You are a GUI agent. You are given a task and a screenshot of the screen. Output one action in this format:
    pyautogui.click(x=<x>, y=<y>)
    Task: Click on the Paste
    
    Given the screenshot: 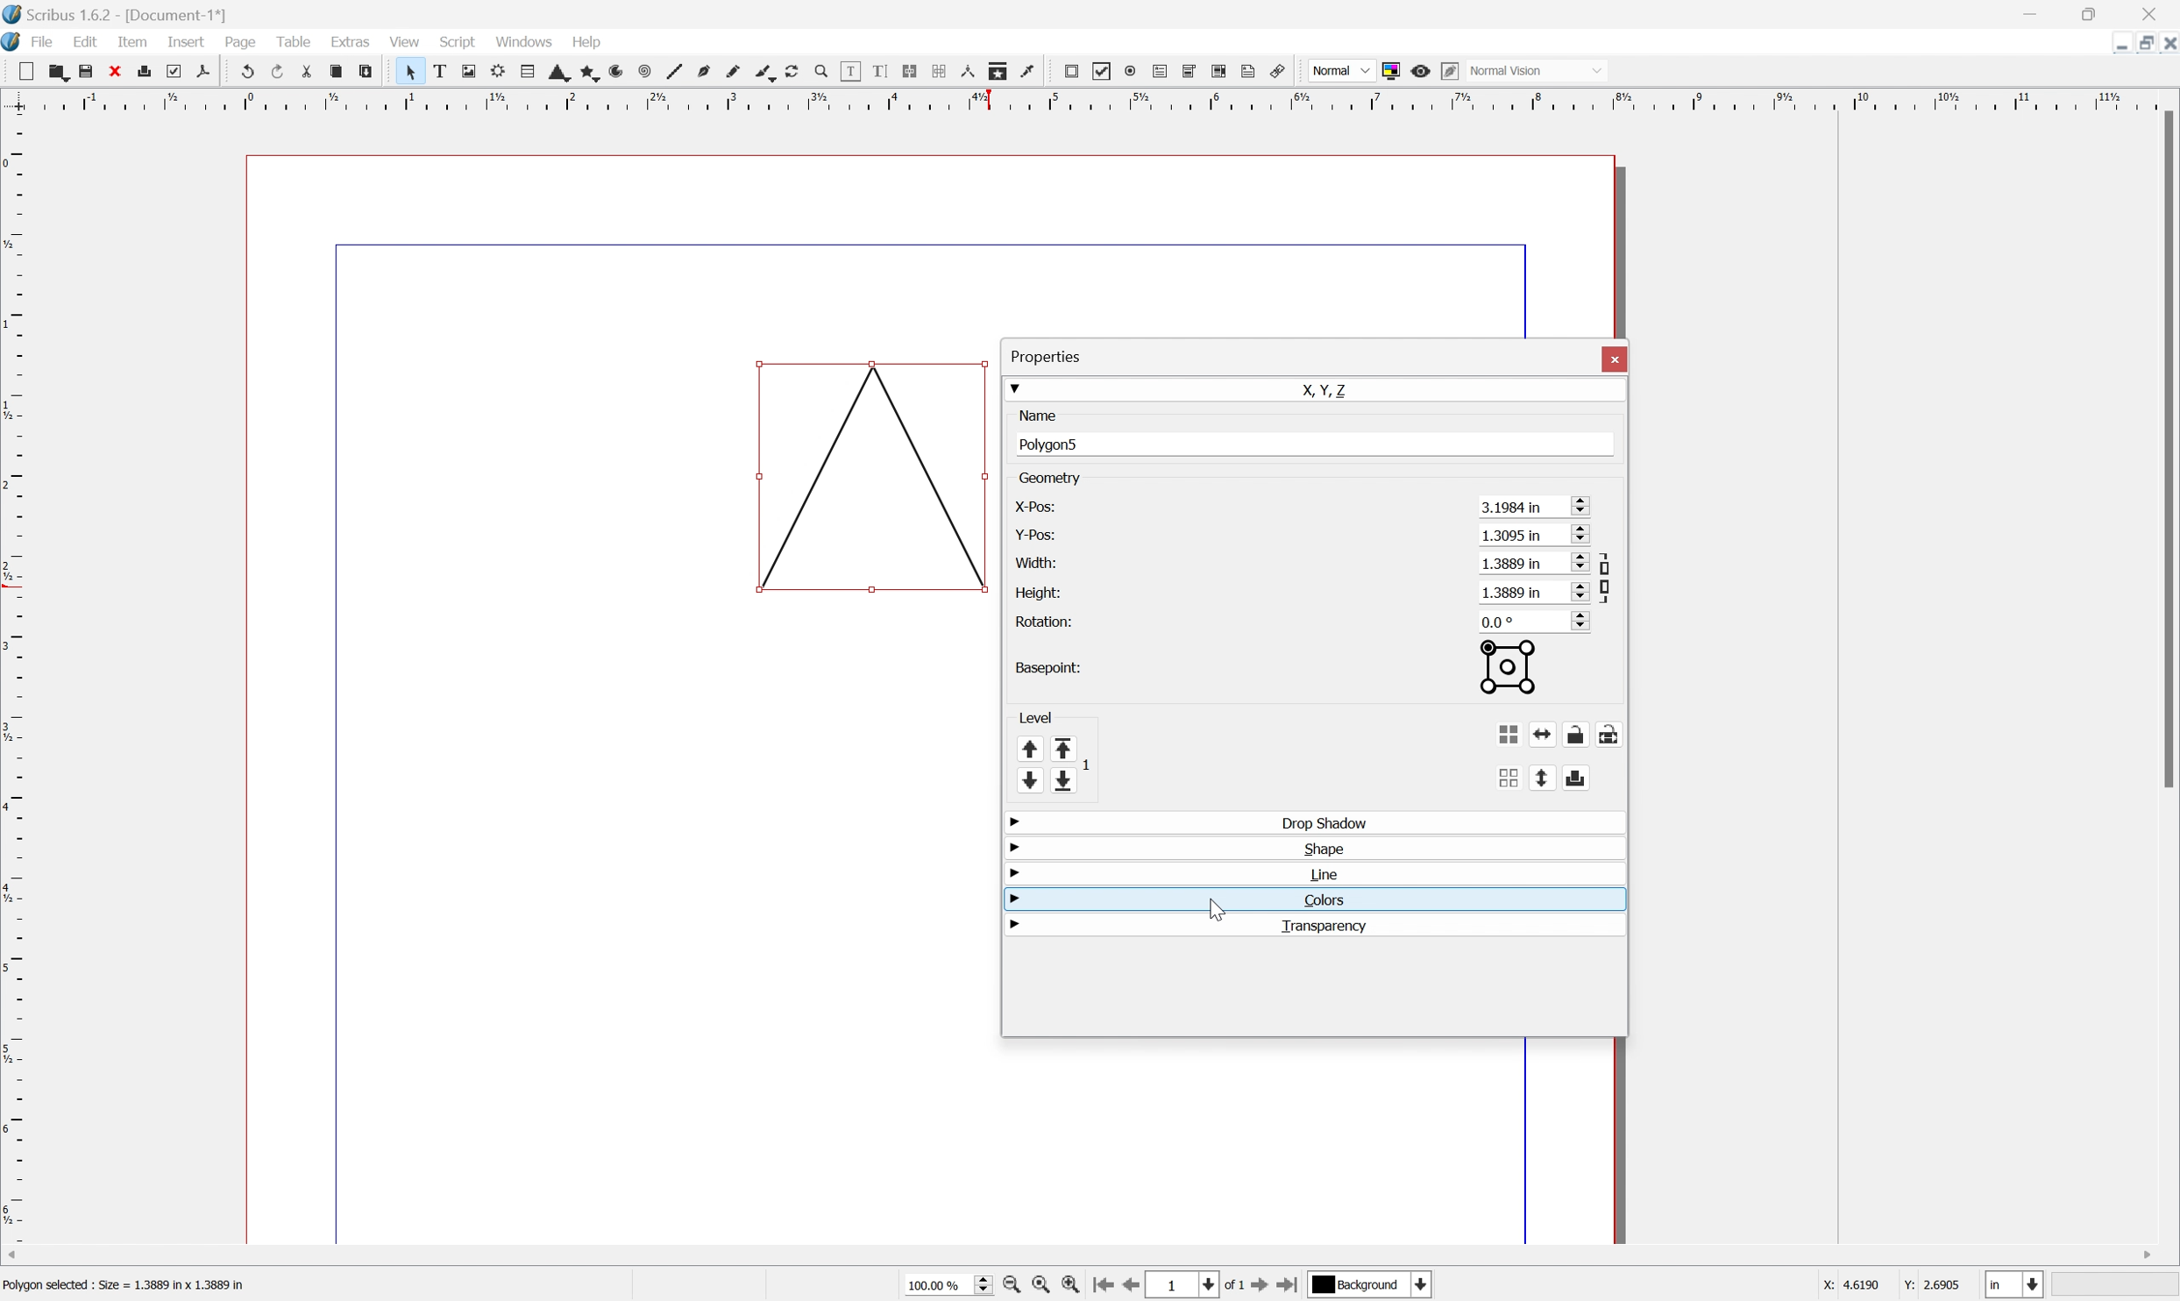 What is the action you would take?
    pyautogui.click(x=373, y=73)
    